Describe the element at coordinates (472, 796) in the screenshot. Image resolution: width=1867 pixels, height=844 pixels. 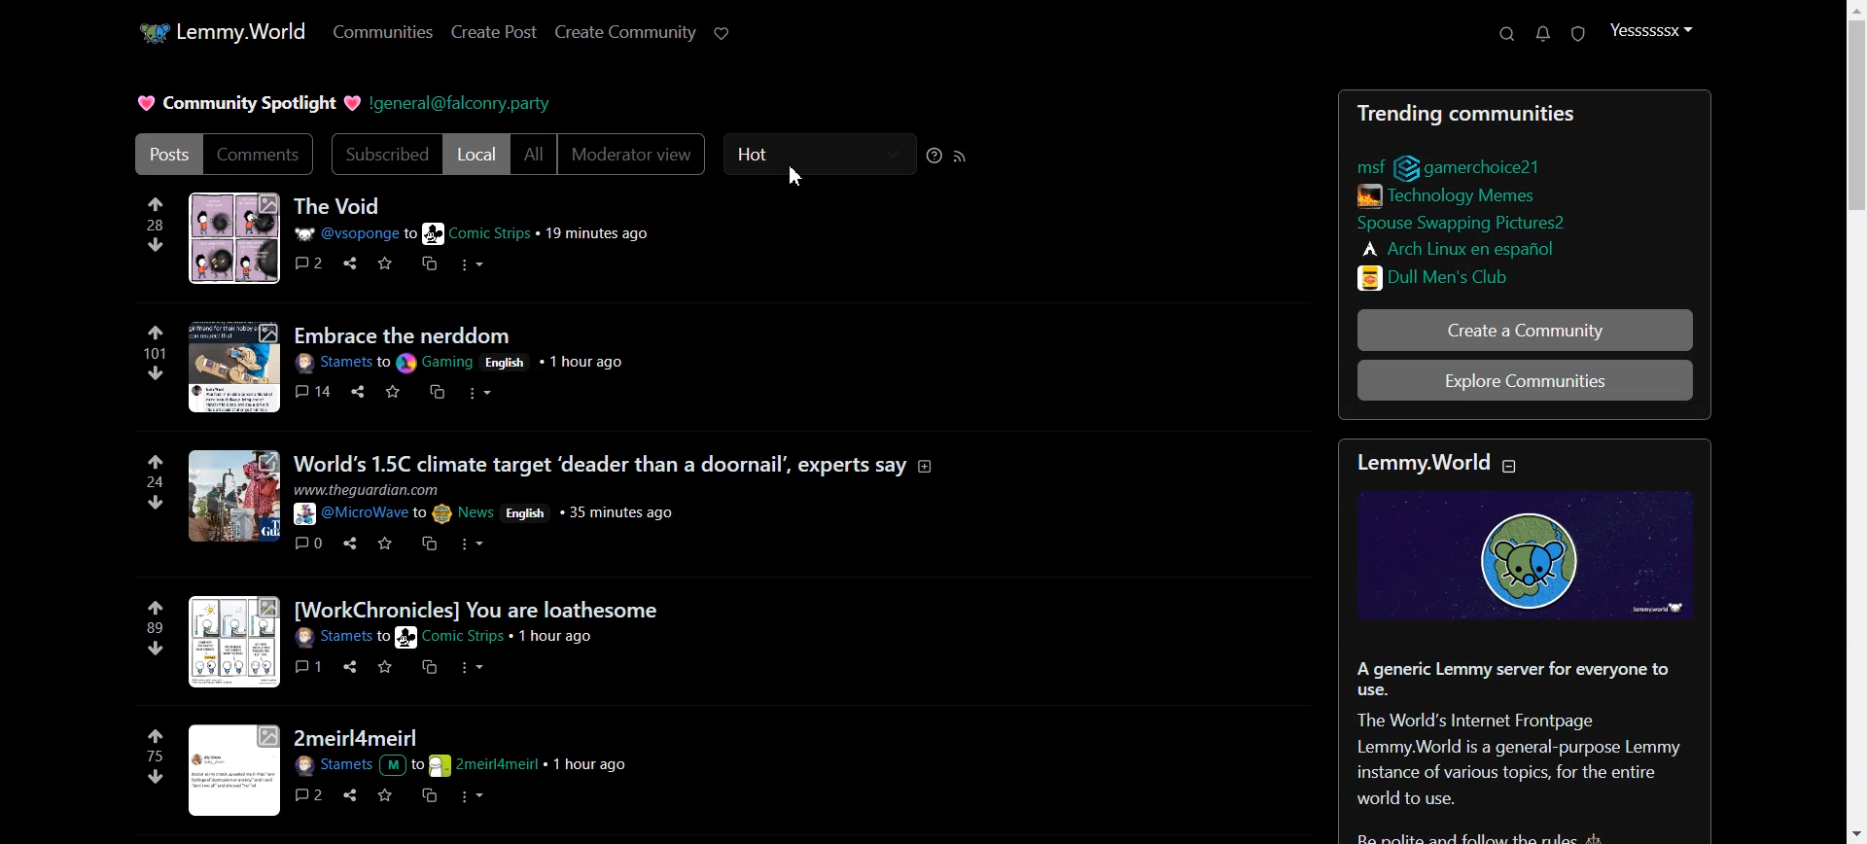
I see `more` at that location.